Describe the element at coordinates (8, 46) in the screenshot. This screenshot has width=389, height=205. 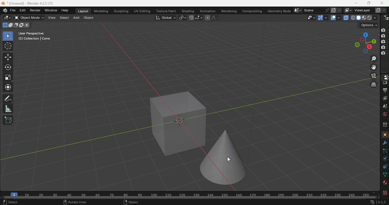
I see `Cursor` at that location.